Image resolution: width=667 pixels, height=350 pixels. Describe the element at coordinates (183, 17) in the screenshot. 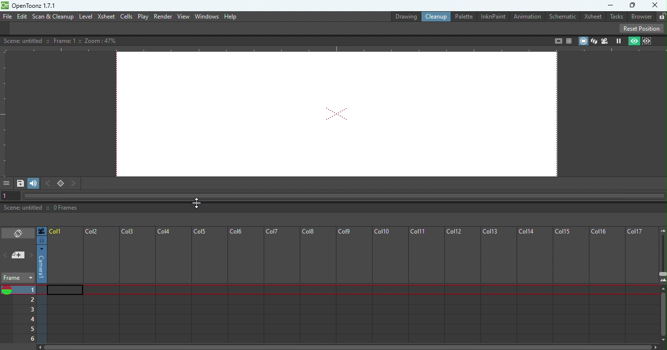

I see `View` at that location.